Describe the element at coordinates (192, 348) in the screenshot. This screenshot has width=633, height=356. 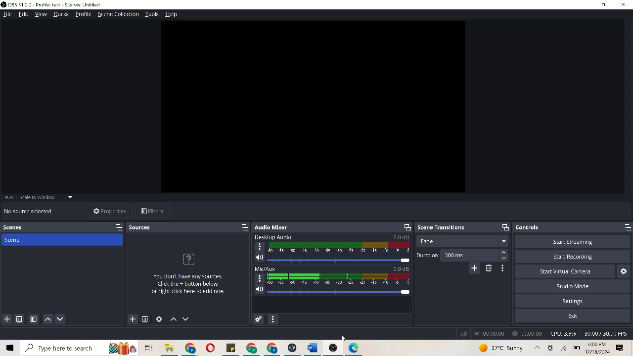
I see `chrome` at that location.